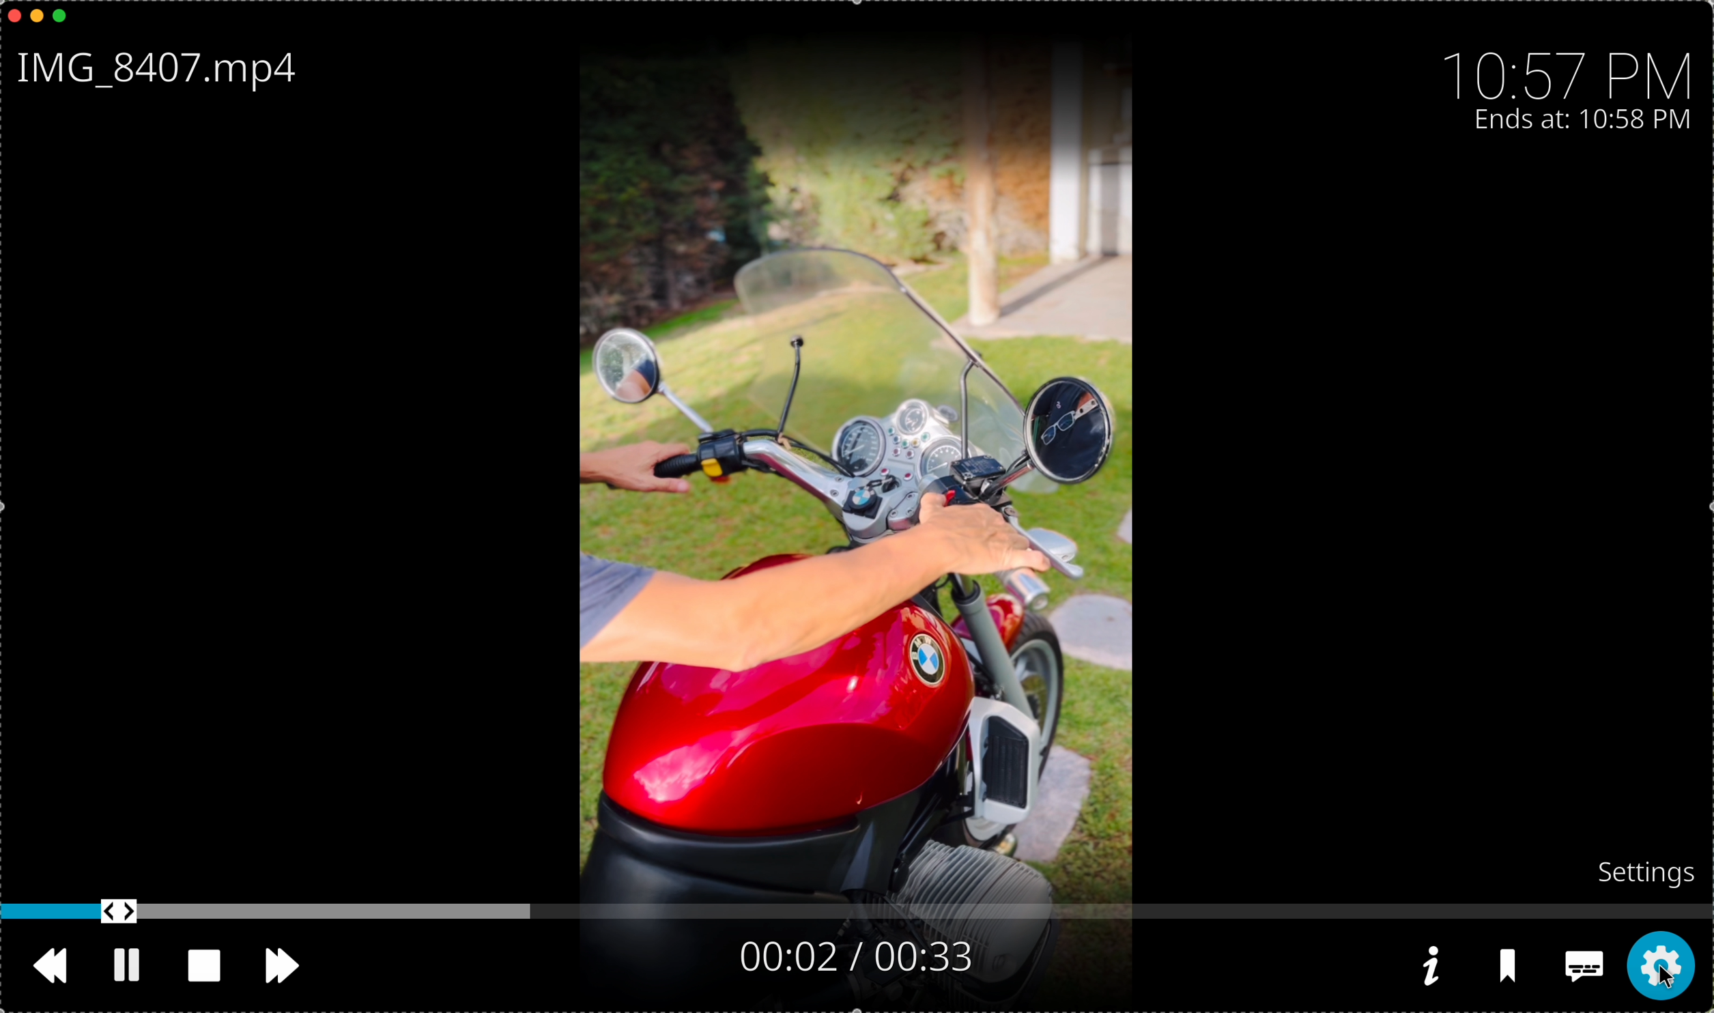 Image resolution: width=1714 pixels, height=1013 pixels. Describe the element at coordinates (1648, 871) in the screenshot. I see `settings` at that location.